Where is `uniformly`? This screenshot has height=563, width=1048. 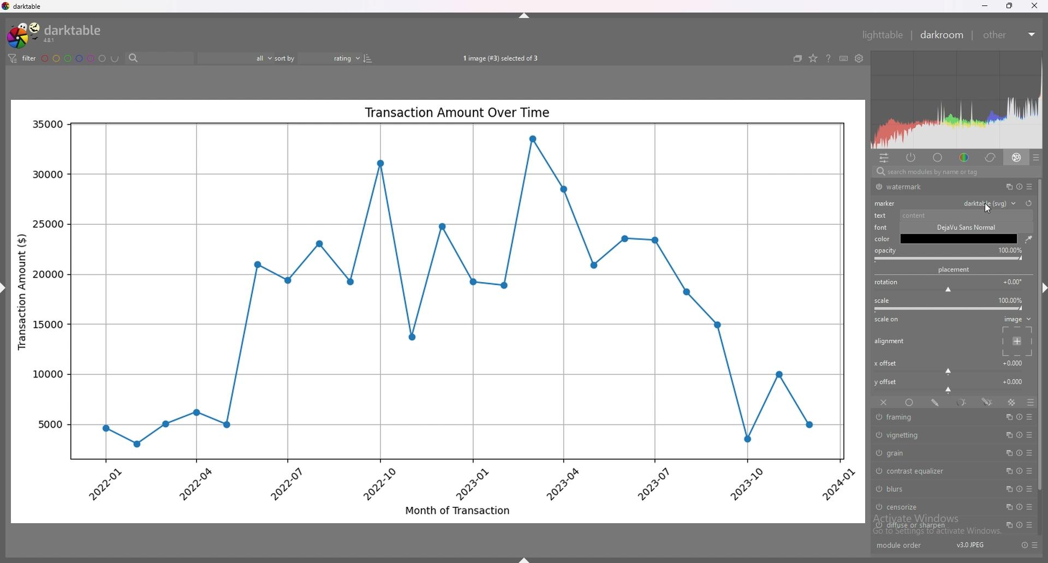
uniformly is located at coordinates (909, 402).